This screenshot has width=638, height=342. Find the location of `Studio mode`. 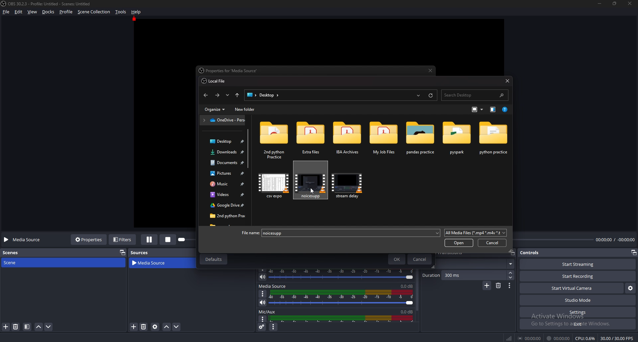

Studio mode is located at coordinates (578, 300).